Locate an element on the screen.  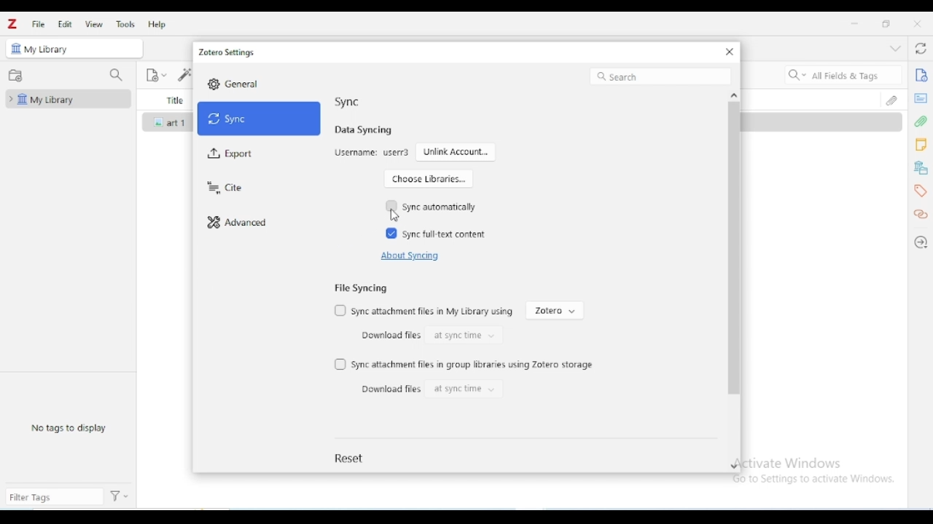
unlink account... is located at coordinates (456, 151).